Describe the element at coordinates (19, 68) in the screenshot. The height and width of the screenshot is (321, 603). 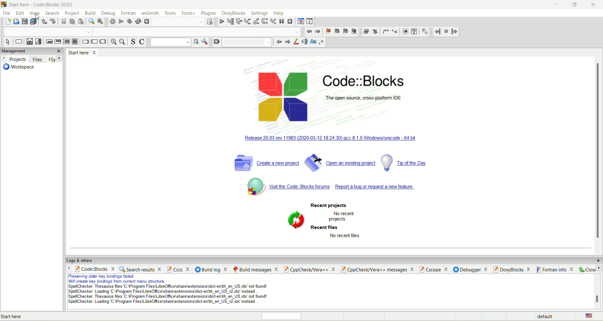
I see `workspace` at that location.